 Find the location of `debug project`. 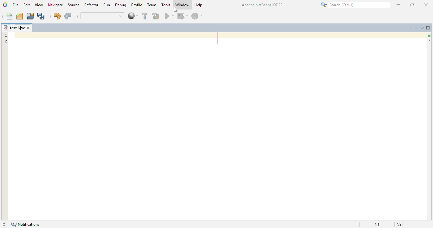

debug project is located at coordinates (183, 16).